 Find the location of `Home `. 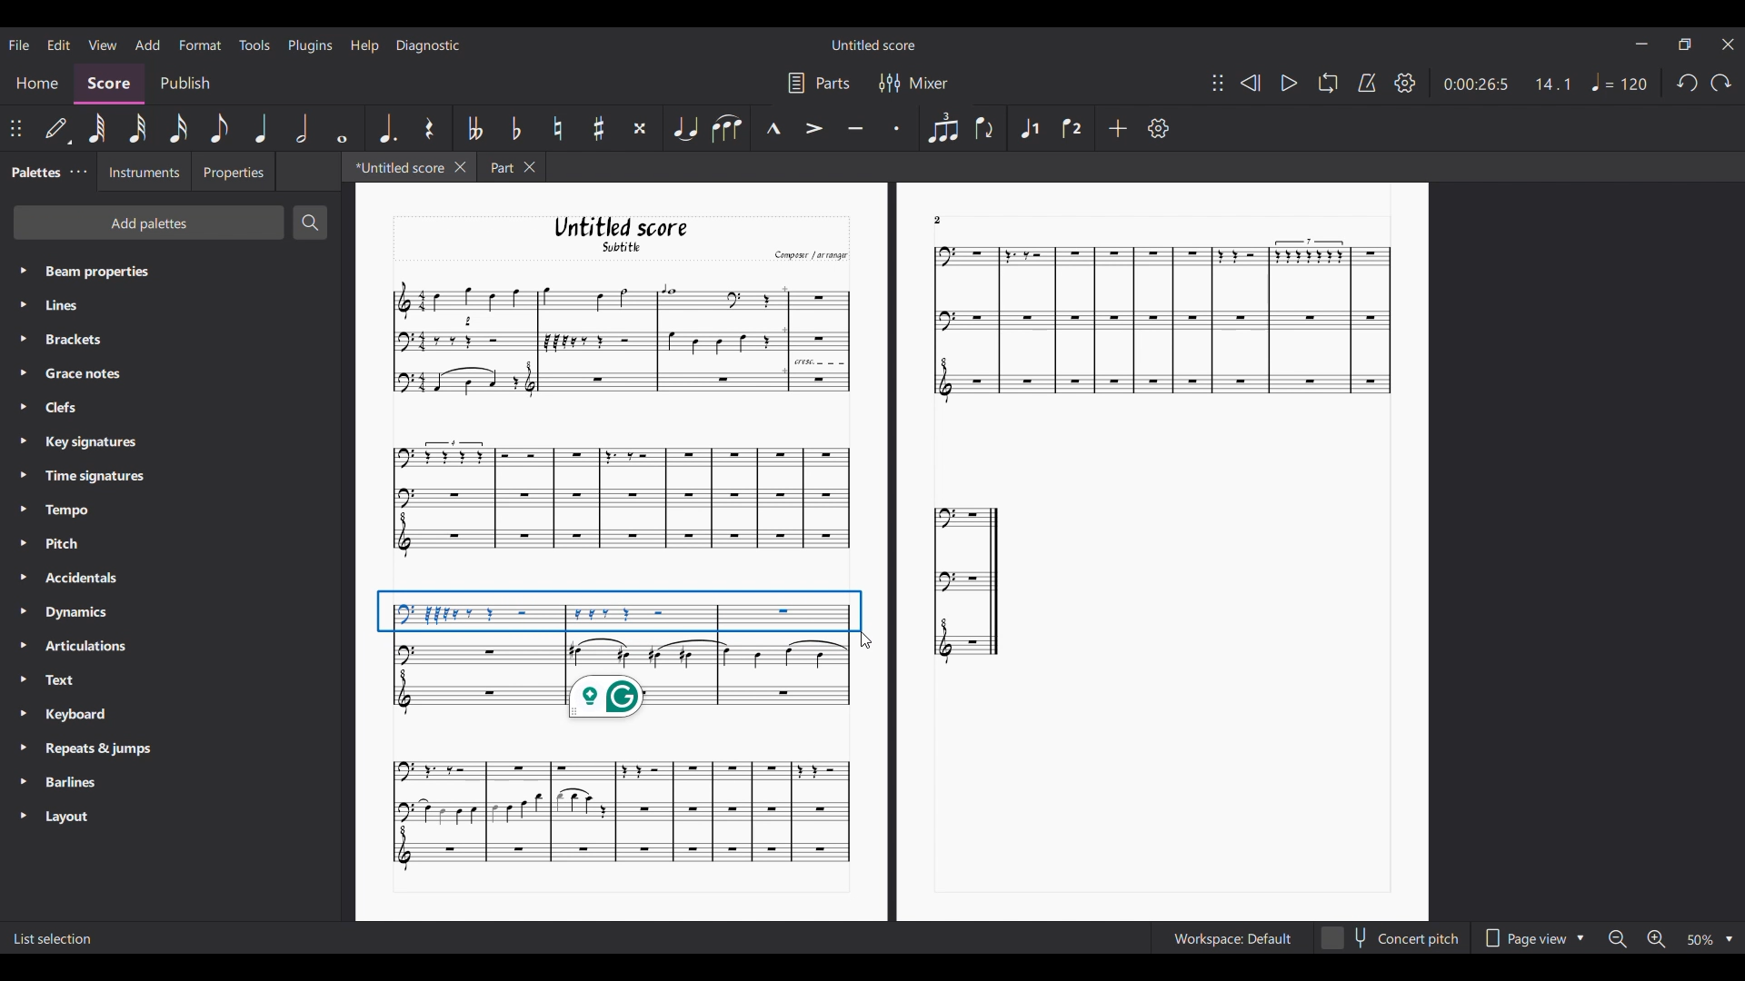

Home  is located at coordinates (36, 85).